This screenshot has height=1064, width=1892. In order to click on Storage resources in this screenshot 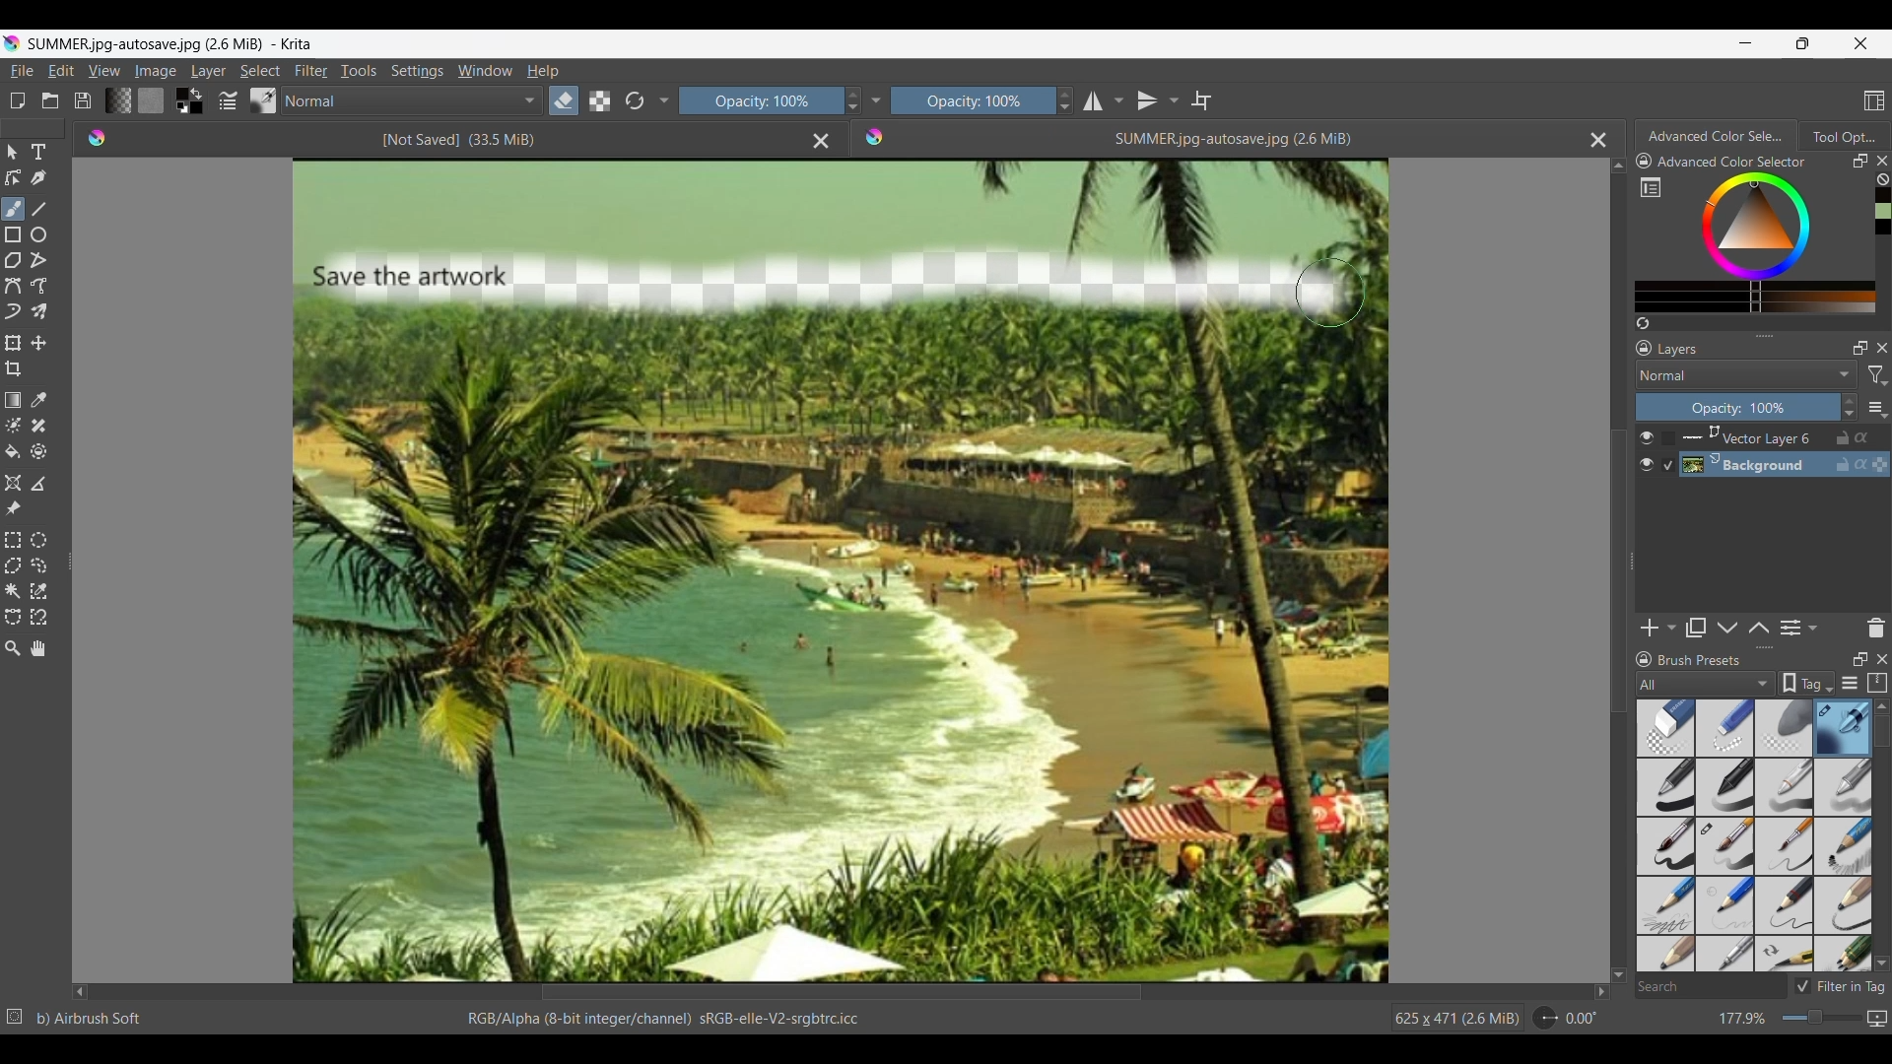, I will do `click(1875, 684)`.